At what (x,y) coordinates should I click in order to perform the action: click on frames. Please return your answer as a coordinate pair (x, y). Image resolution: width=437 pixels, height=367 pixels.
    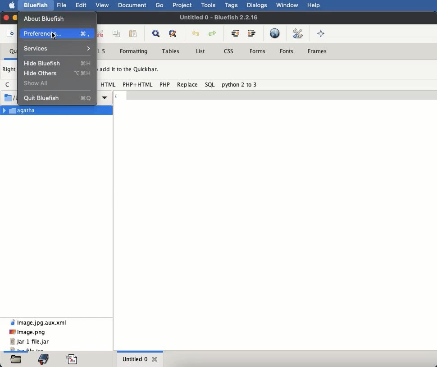
    Looking at the image, I should click on (317, 50).